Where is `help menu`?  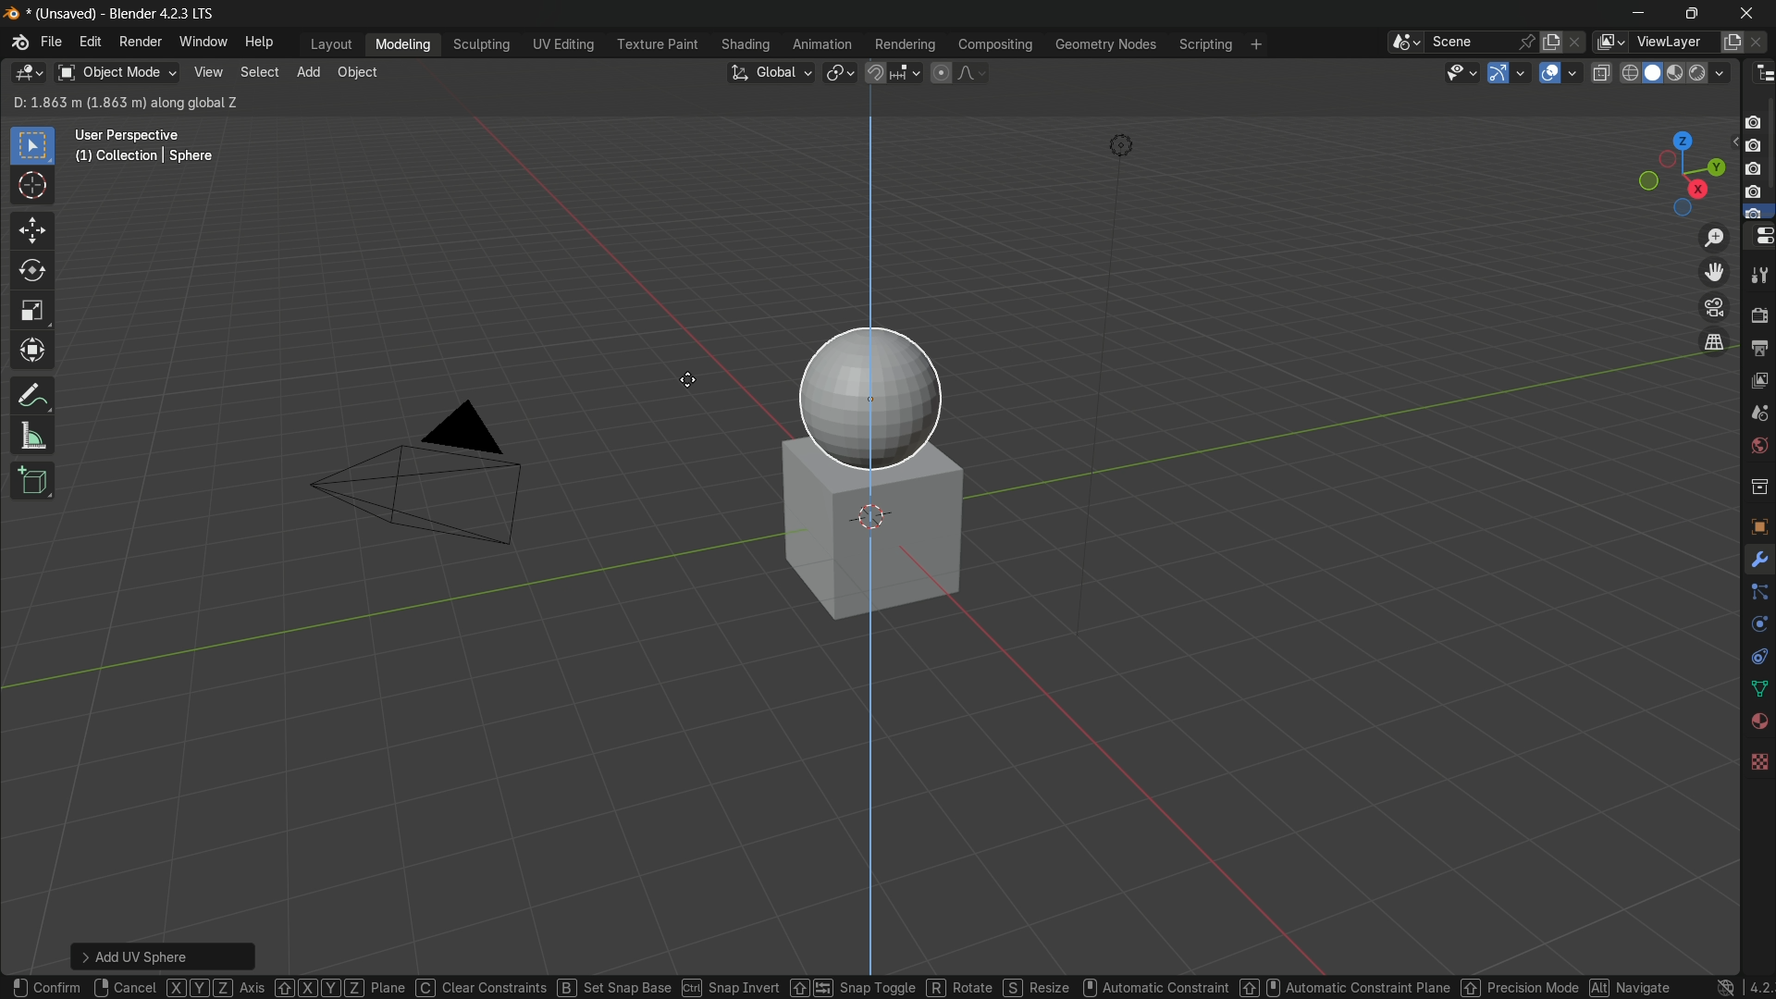
help menu is located at coordinates (259, 41).